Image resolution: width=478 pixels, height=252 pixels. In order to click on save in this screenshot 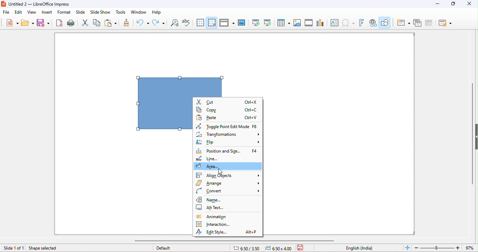, I will do `click(42, 22)`.